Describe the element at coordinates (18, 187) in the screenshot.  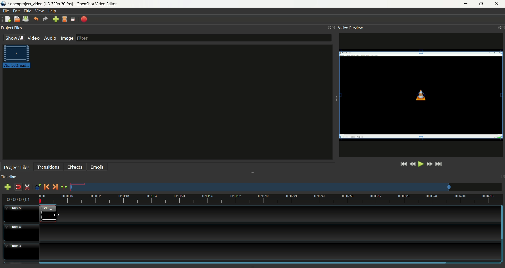
I see `disable snapping` at that location.